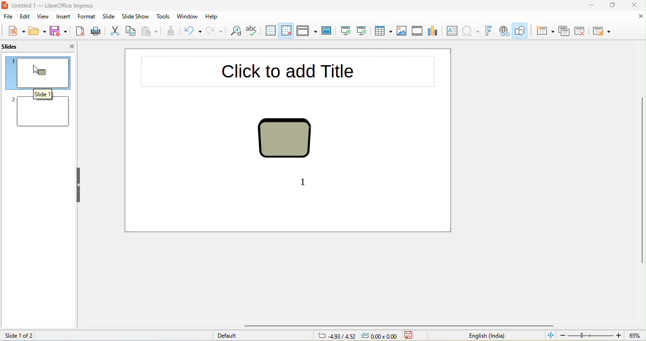  Describe the element at coordinates (35, 336) in the screenshot. I see `slide 1 of 2` at that location.